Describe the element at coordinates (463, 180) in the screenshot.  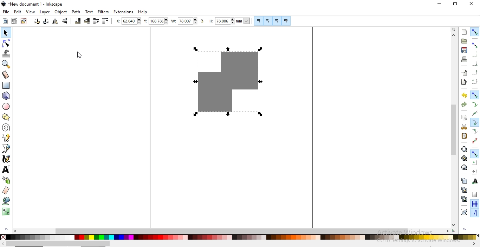
I see `create duplicate` at that location.